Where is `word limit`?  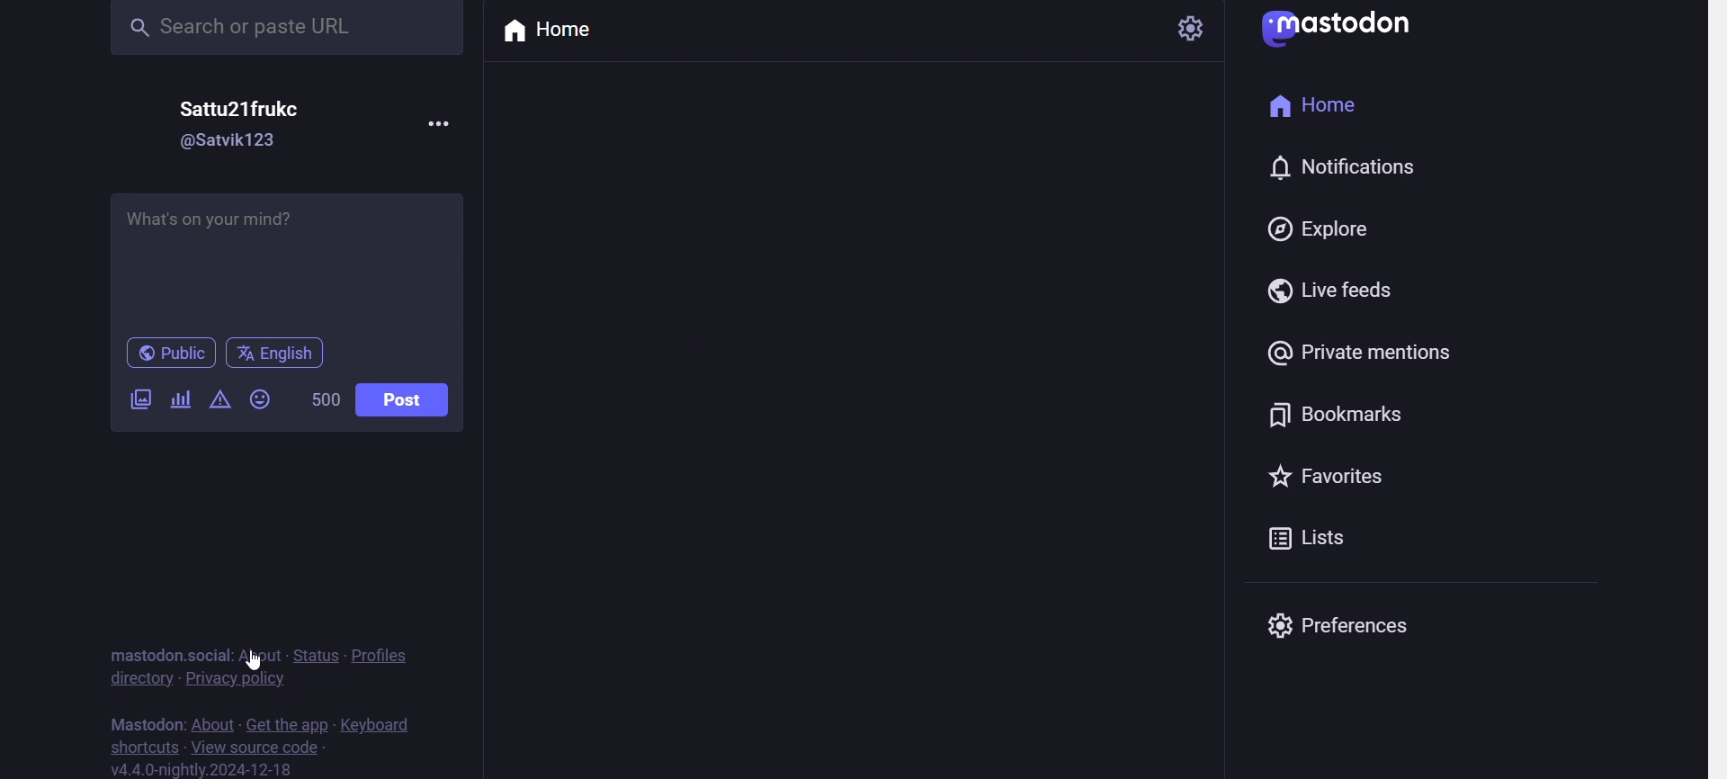 word limit is located at coordinates (319, 400).